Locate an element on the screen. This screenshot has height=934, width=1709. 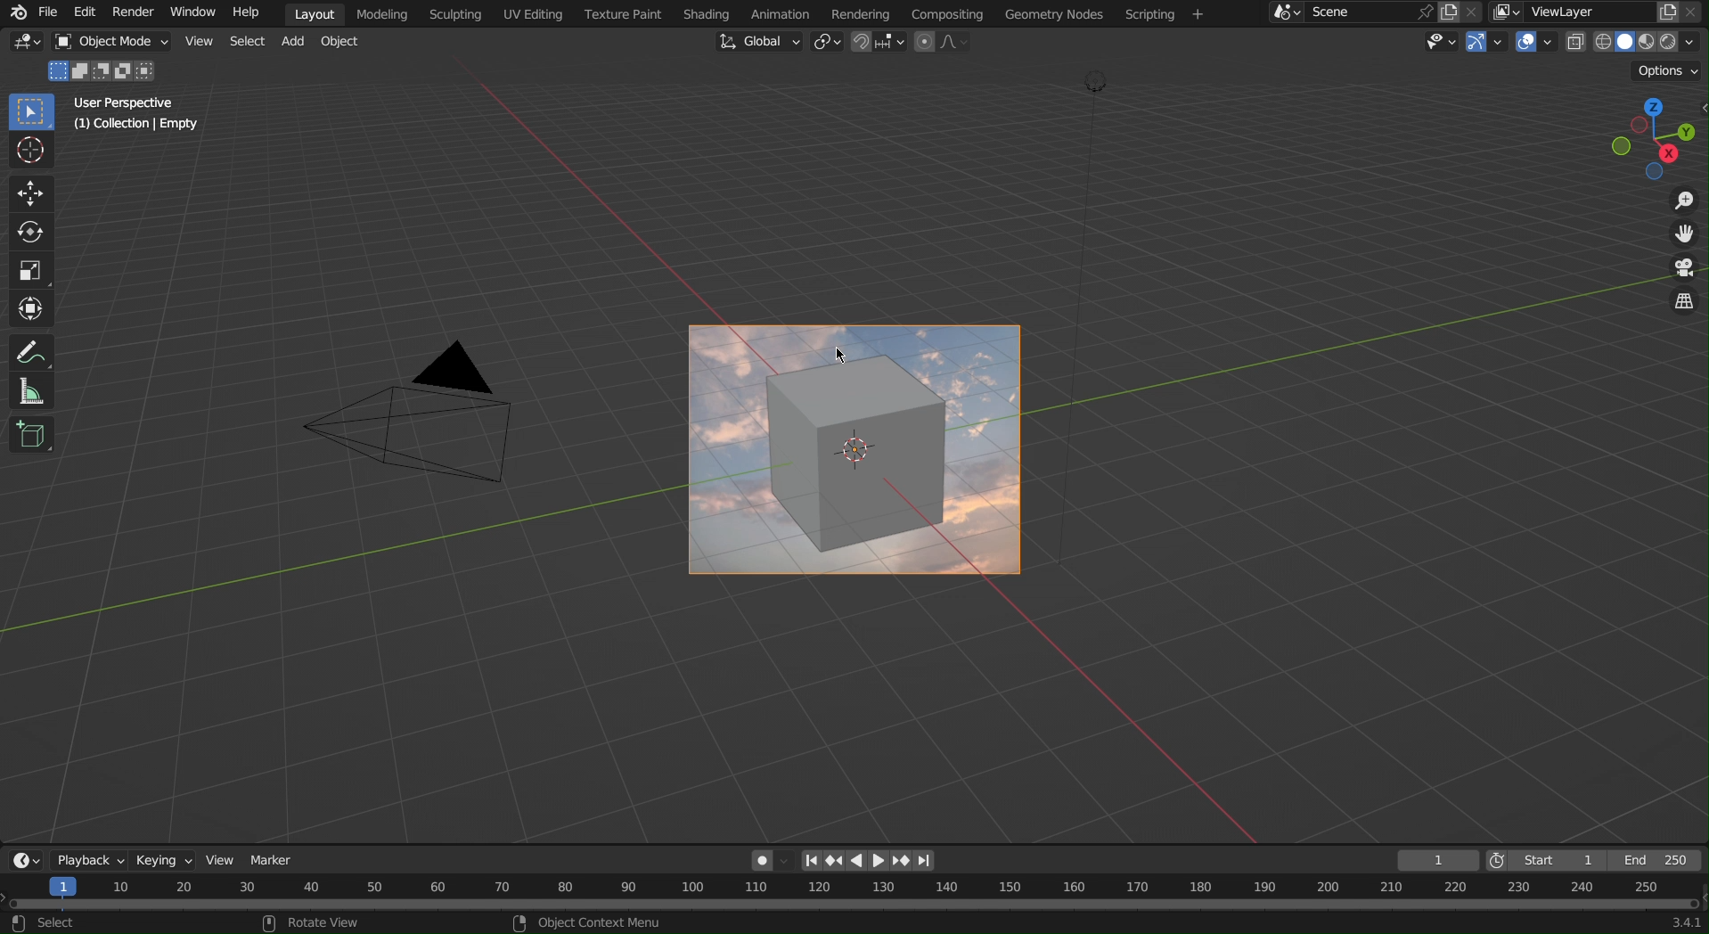
Scripting is located at coordinates (1163, 16).